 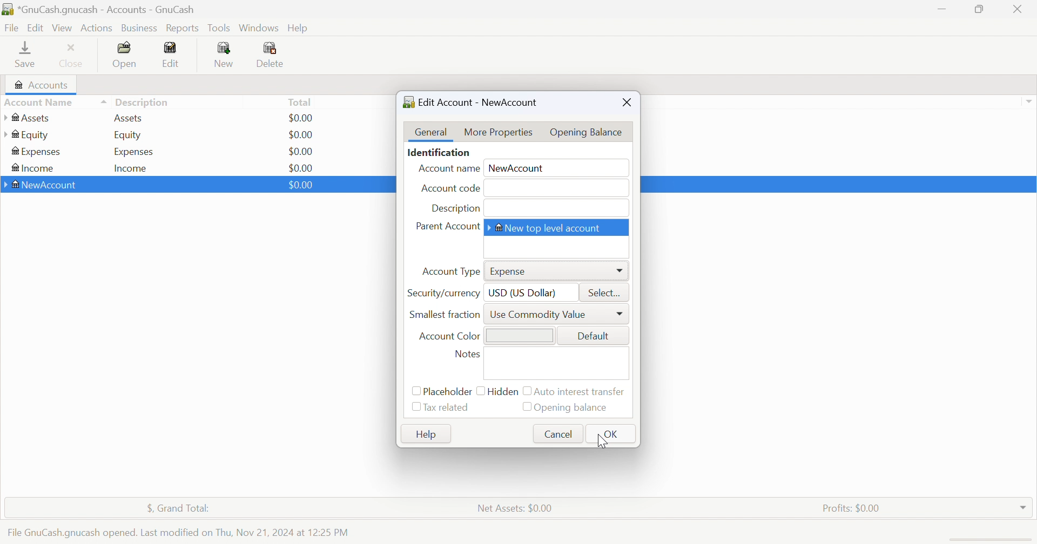 What do you see at coordinates (37, 26) in the screenshot?
I see `Edit` at bounding box center [37, 26].